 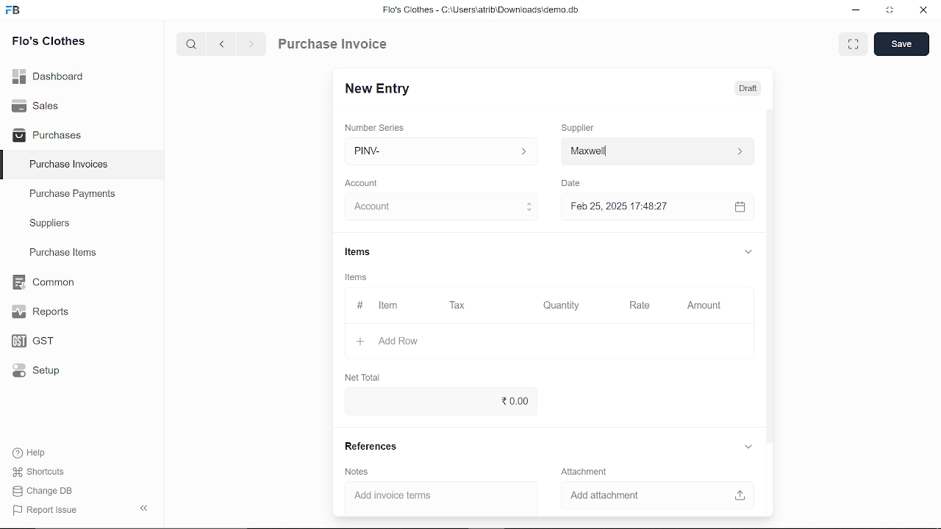 What do you see at coordinates (854, 10) in the screenshot?
I see `minimize` at bounding box center [854, 10].